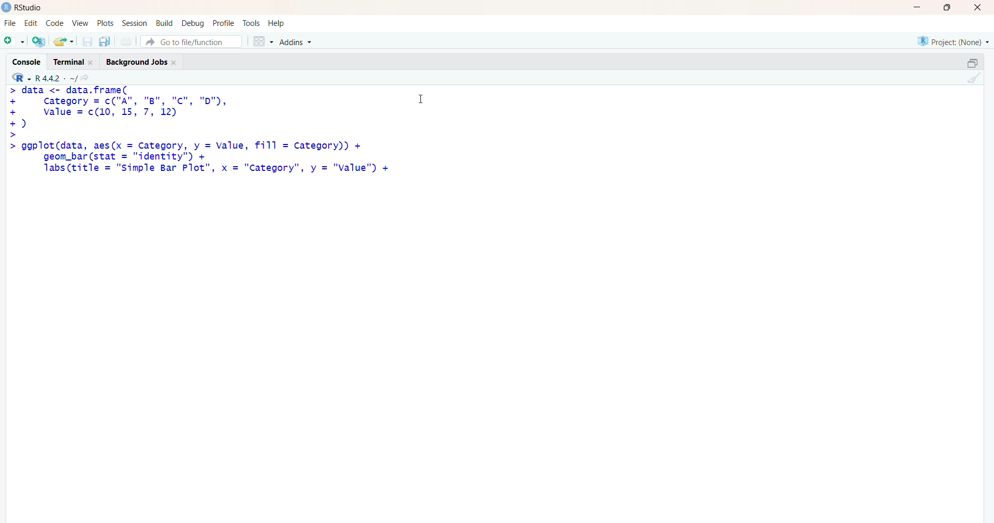  What do you see at coordinates (955, 41) in the screenshot?
I see `selected project - none` at bounding box center [955, 41].